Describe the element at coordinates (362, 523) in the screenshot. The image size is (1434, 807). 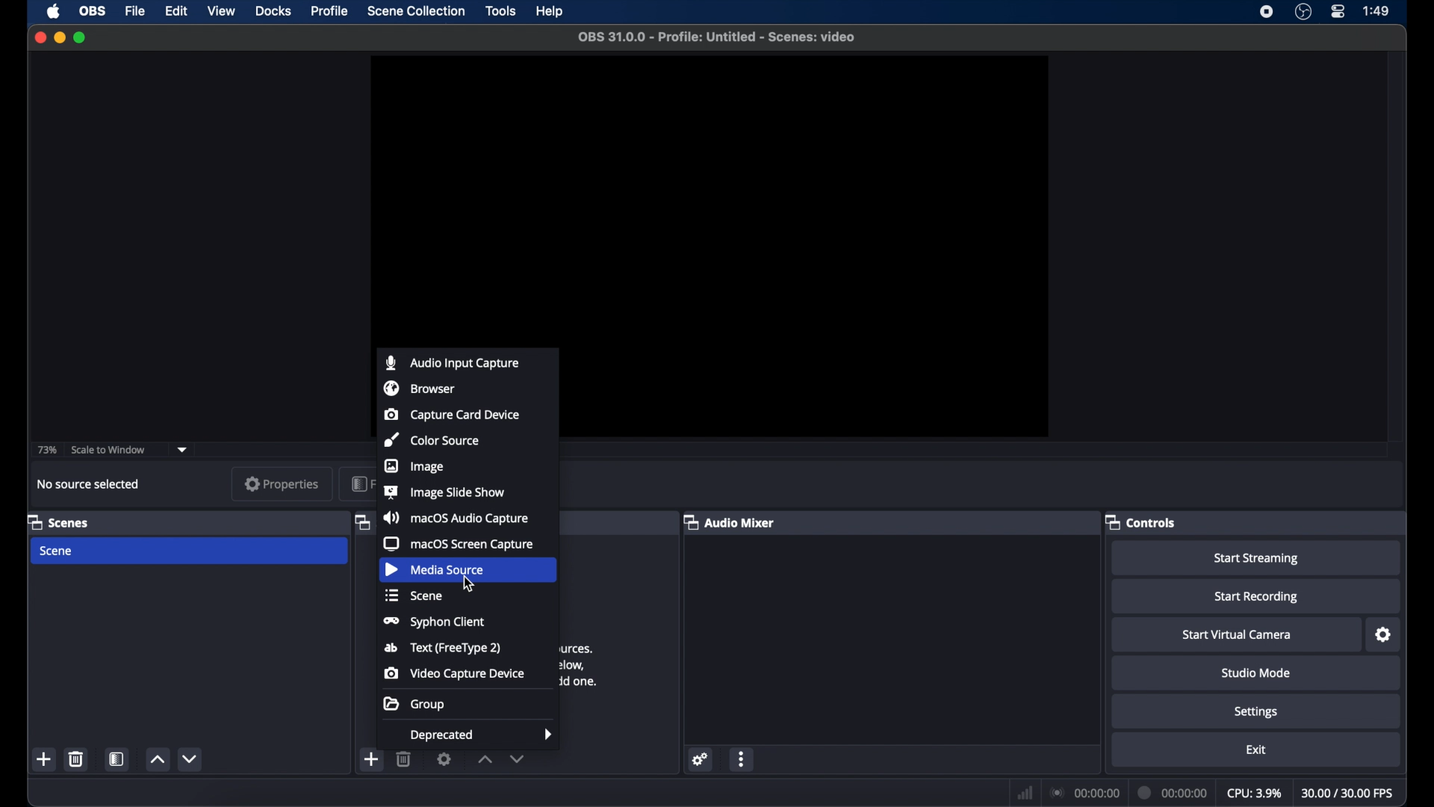
I see `sources` at that location.